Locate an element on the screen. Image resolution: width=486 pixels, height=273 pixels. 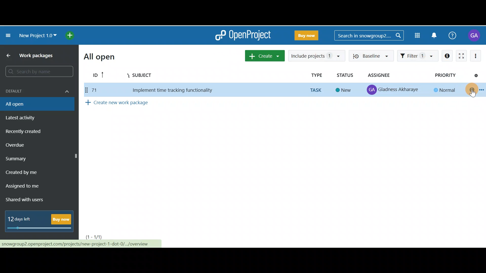
Search bar is located at coordinates (38, 72).